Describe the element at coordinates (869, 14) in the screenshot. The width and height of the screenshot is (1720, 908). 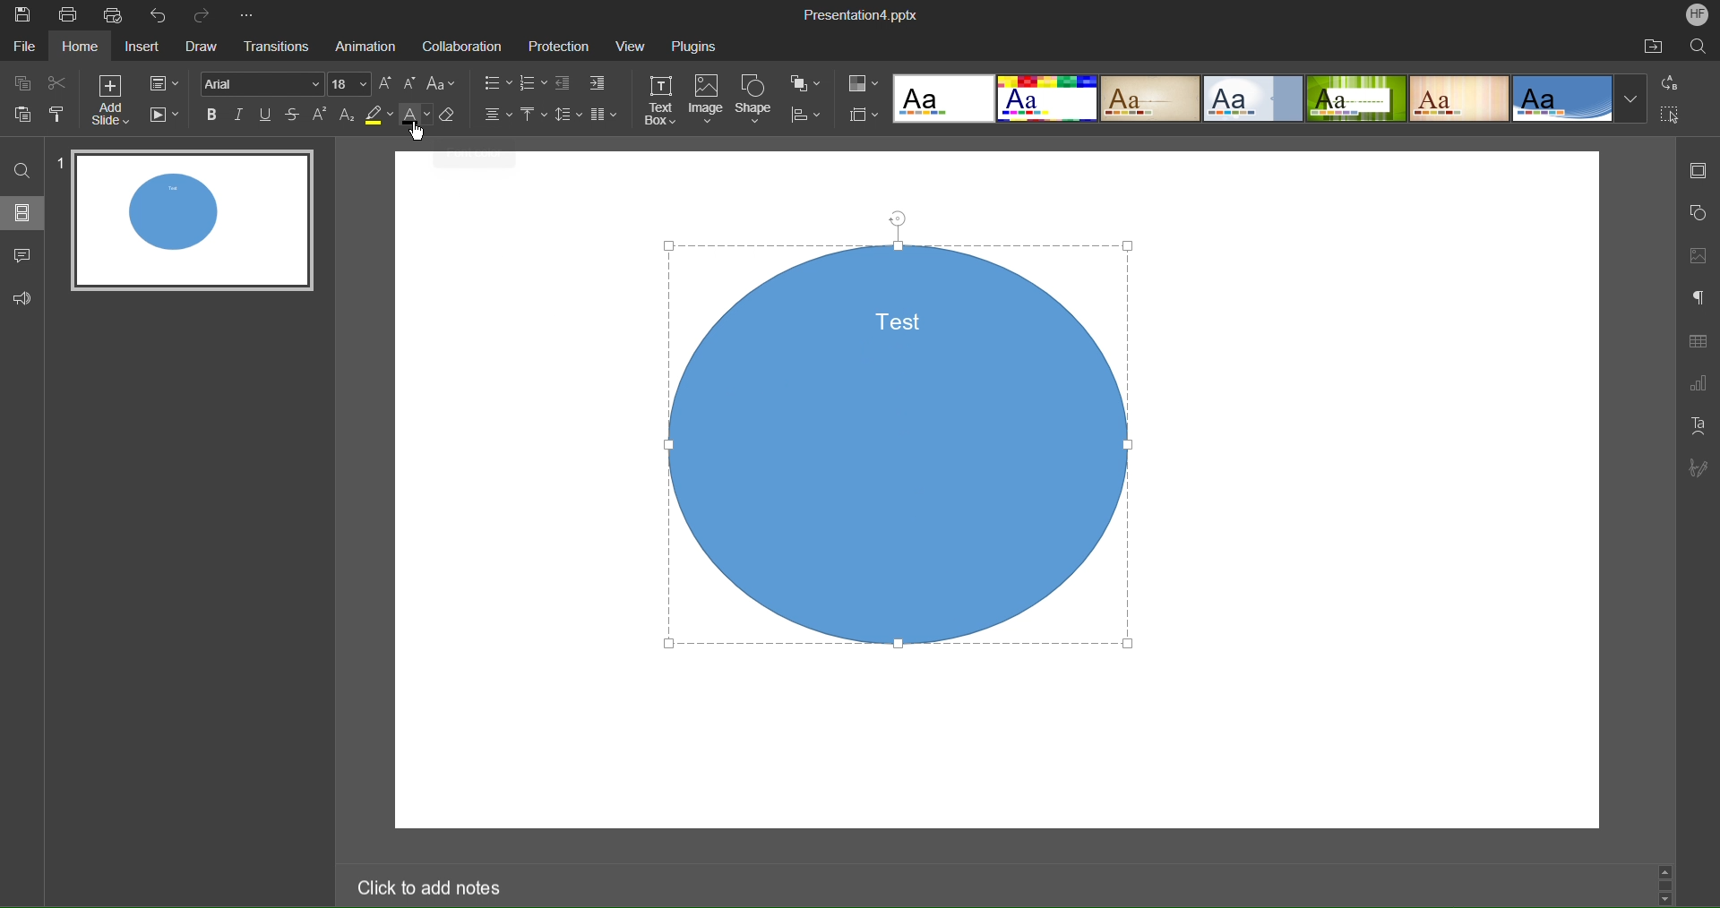
I see `Presentation Title` at that location.